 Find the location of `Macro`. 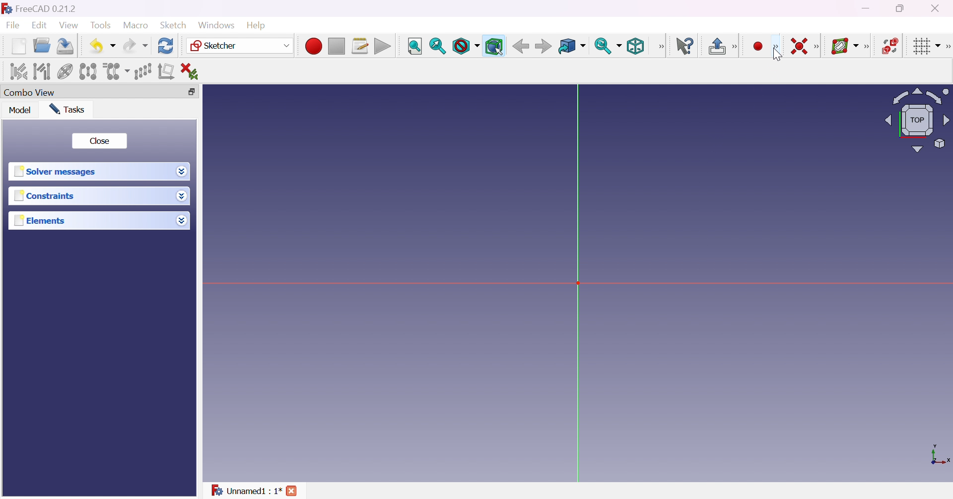

Macro is located at coordinates (136, 25).